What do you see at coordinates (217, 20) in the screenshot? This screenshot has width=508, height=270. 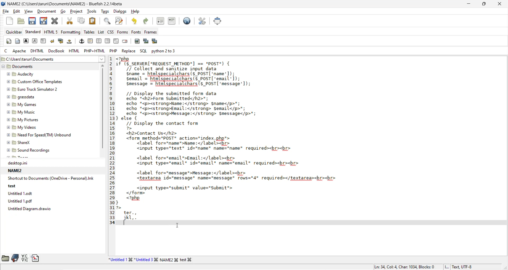 I see `fullscreen` at bounding box center [217, 20].